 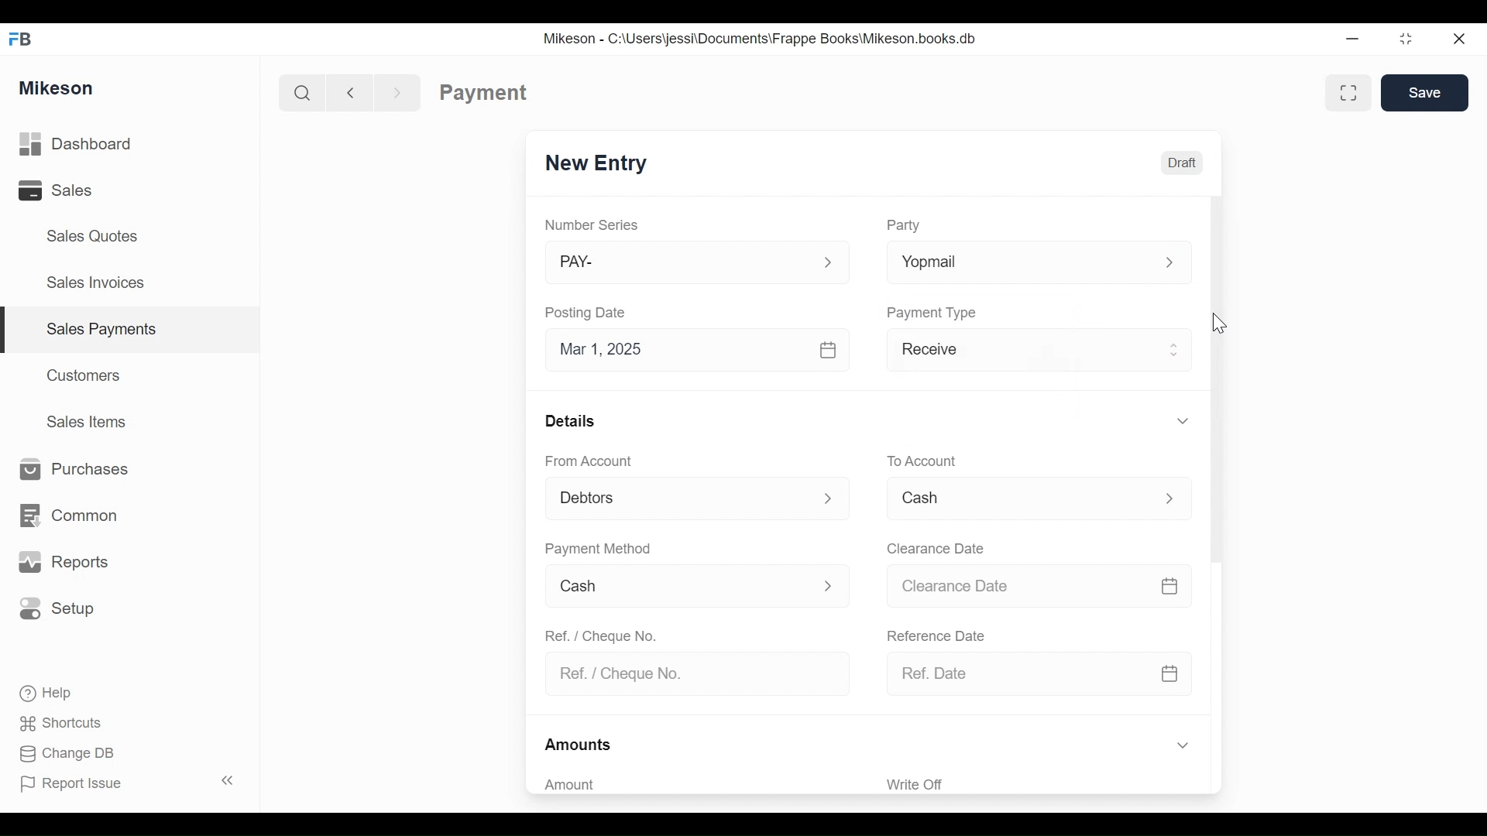 What do you see at coordinates (1182, 419) in the screenshot?
I see `Hide` at bounding box center [1182, 419].